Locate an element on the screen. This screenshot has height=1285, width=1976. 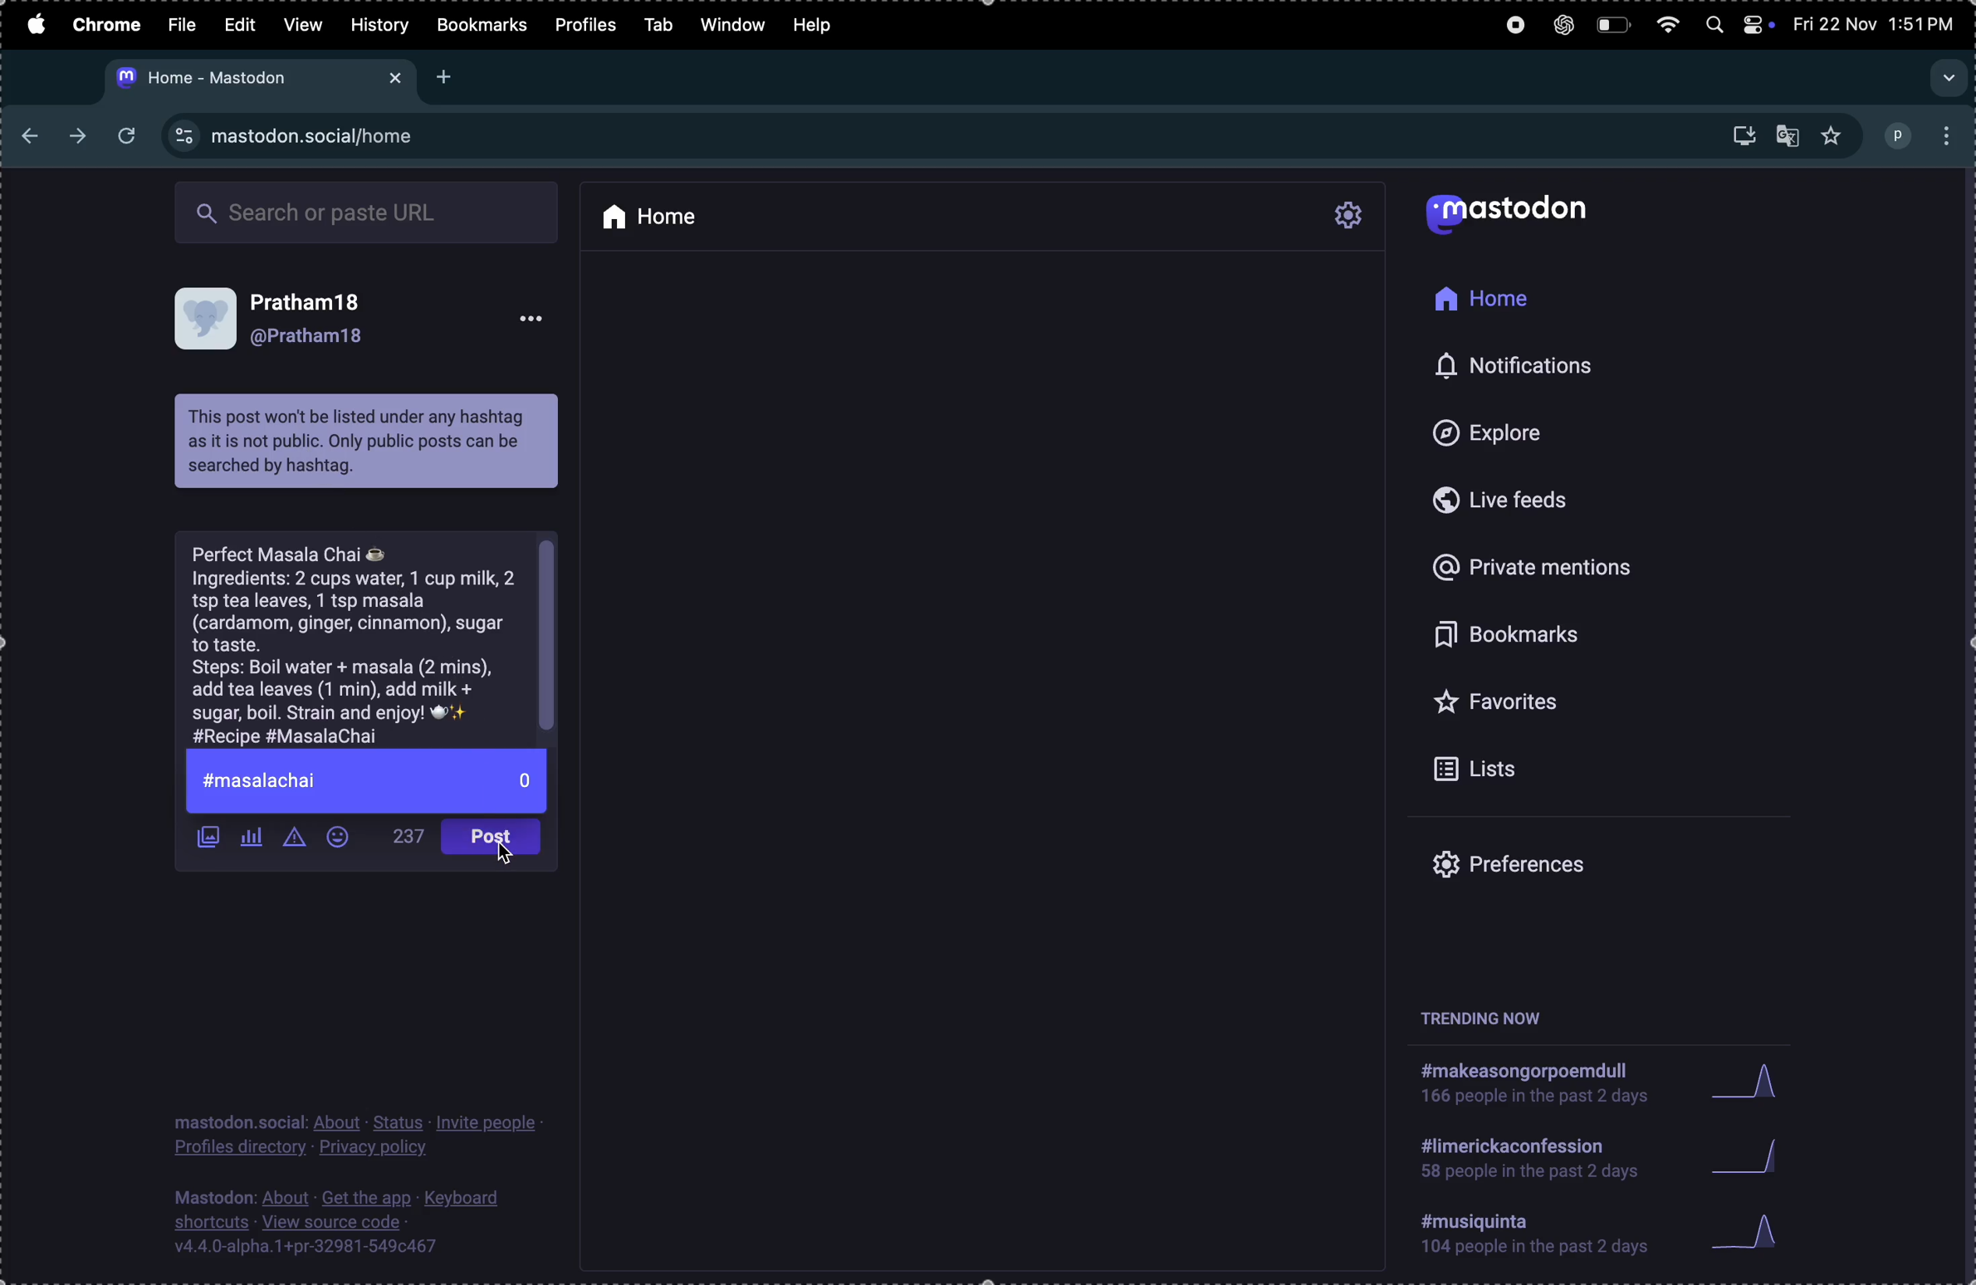
hashtag is located at coordinates (1535, 1160).